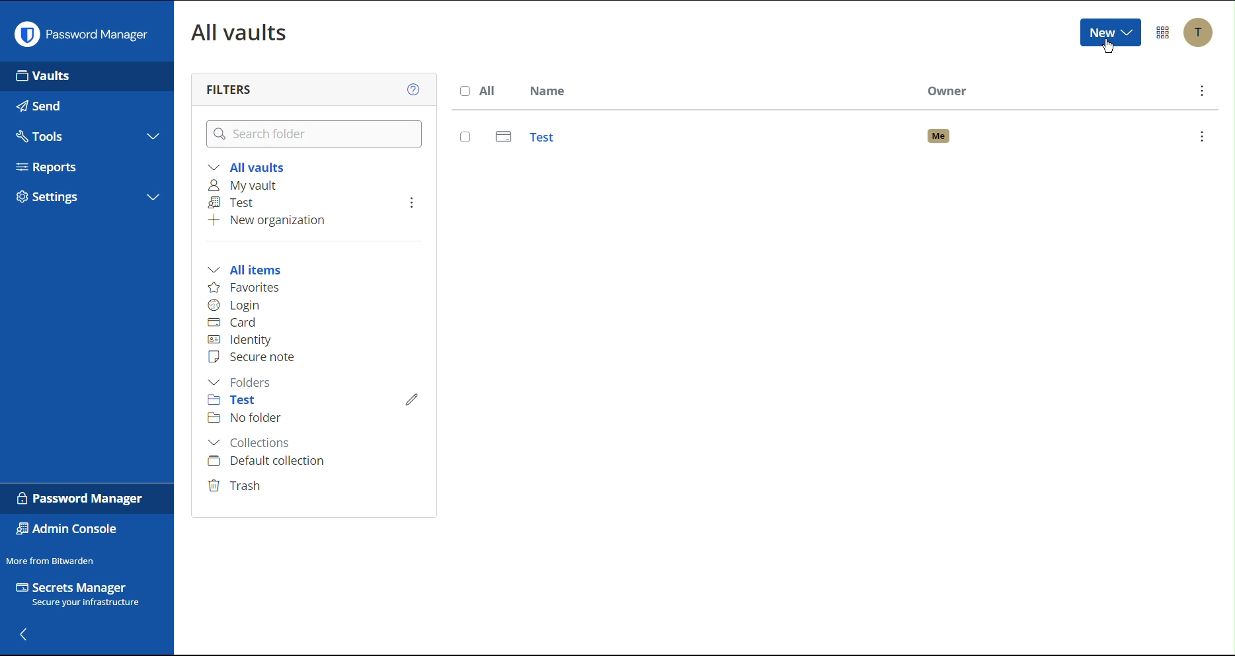  Describe the element at coordinates (81, 31) in the screenshot. I see `Password Manager` at that location.